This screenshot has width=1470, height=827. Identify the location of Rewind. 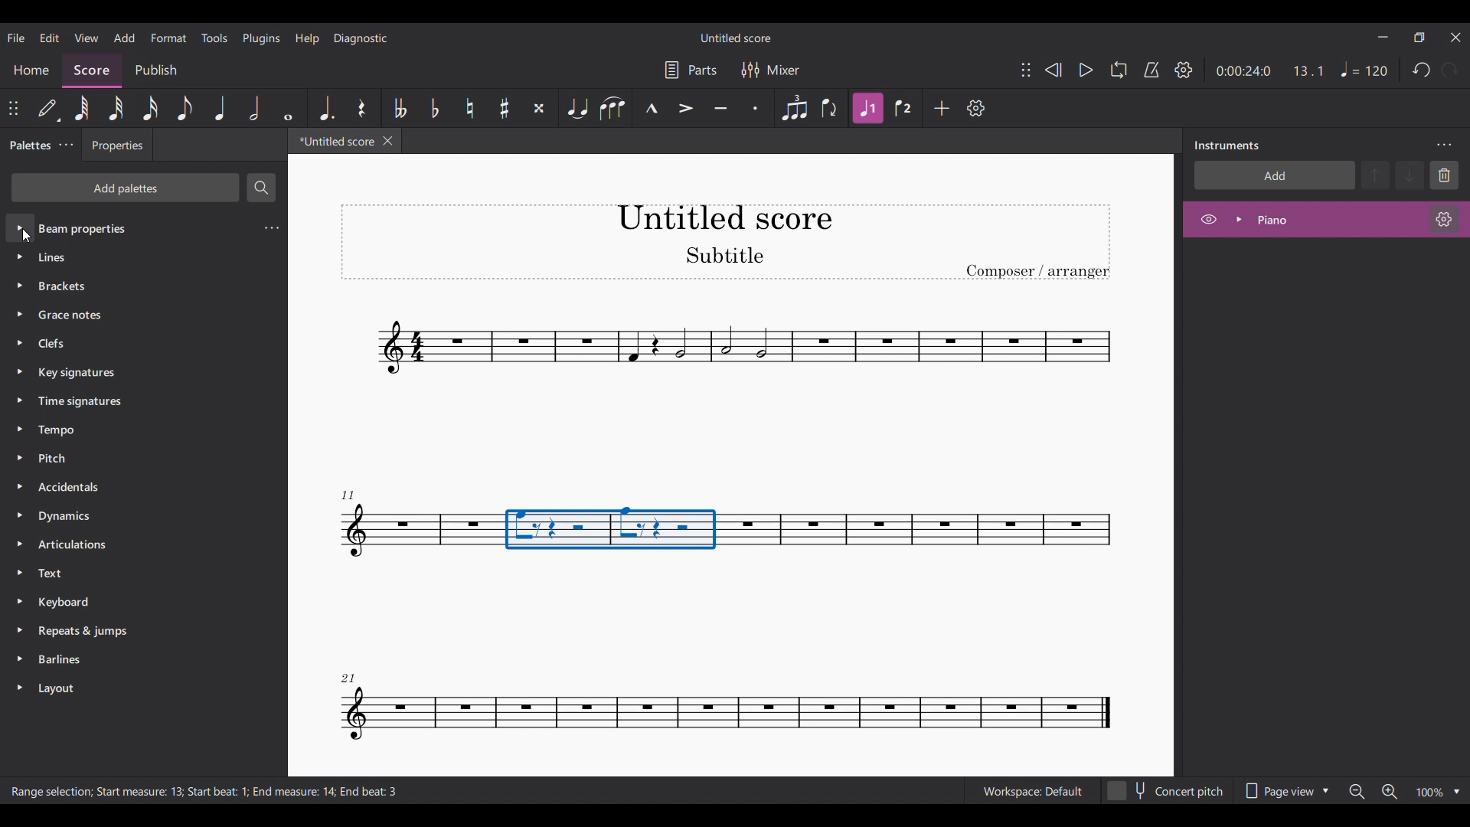
(1053, 70).